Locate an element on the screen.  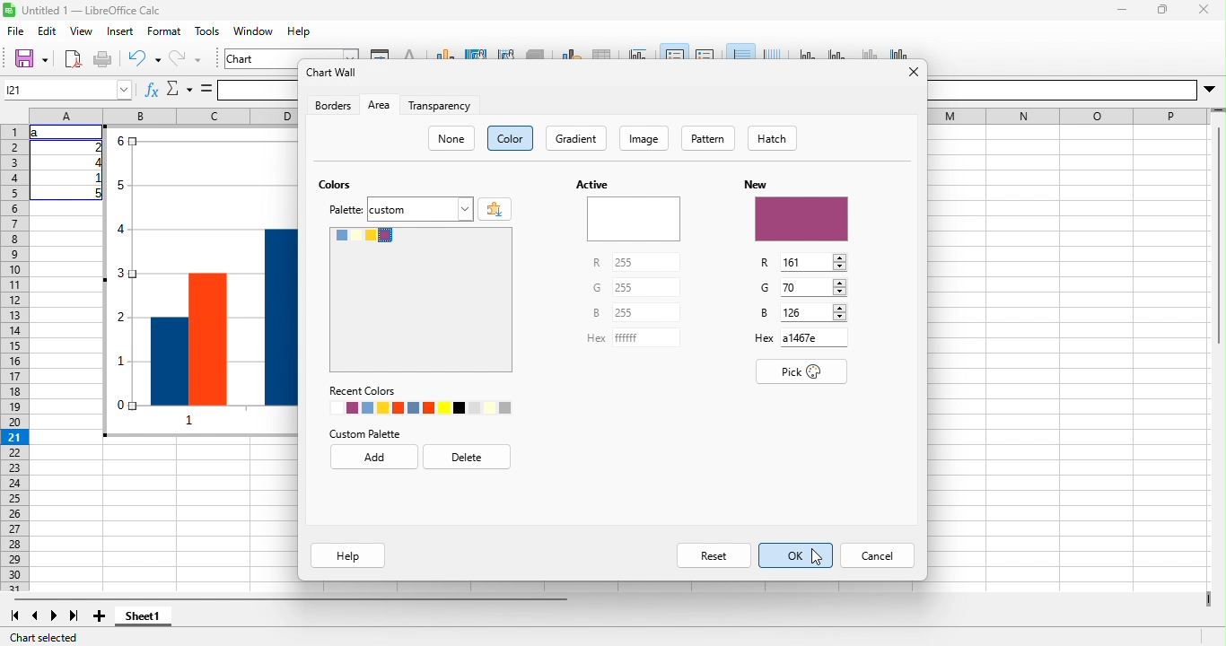
format selection is located at coordinates (380, 53).